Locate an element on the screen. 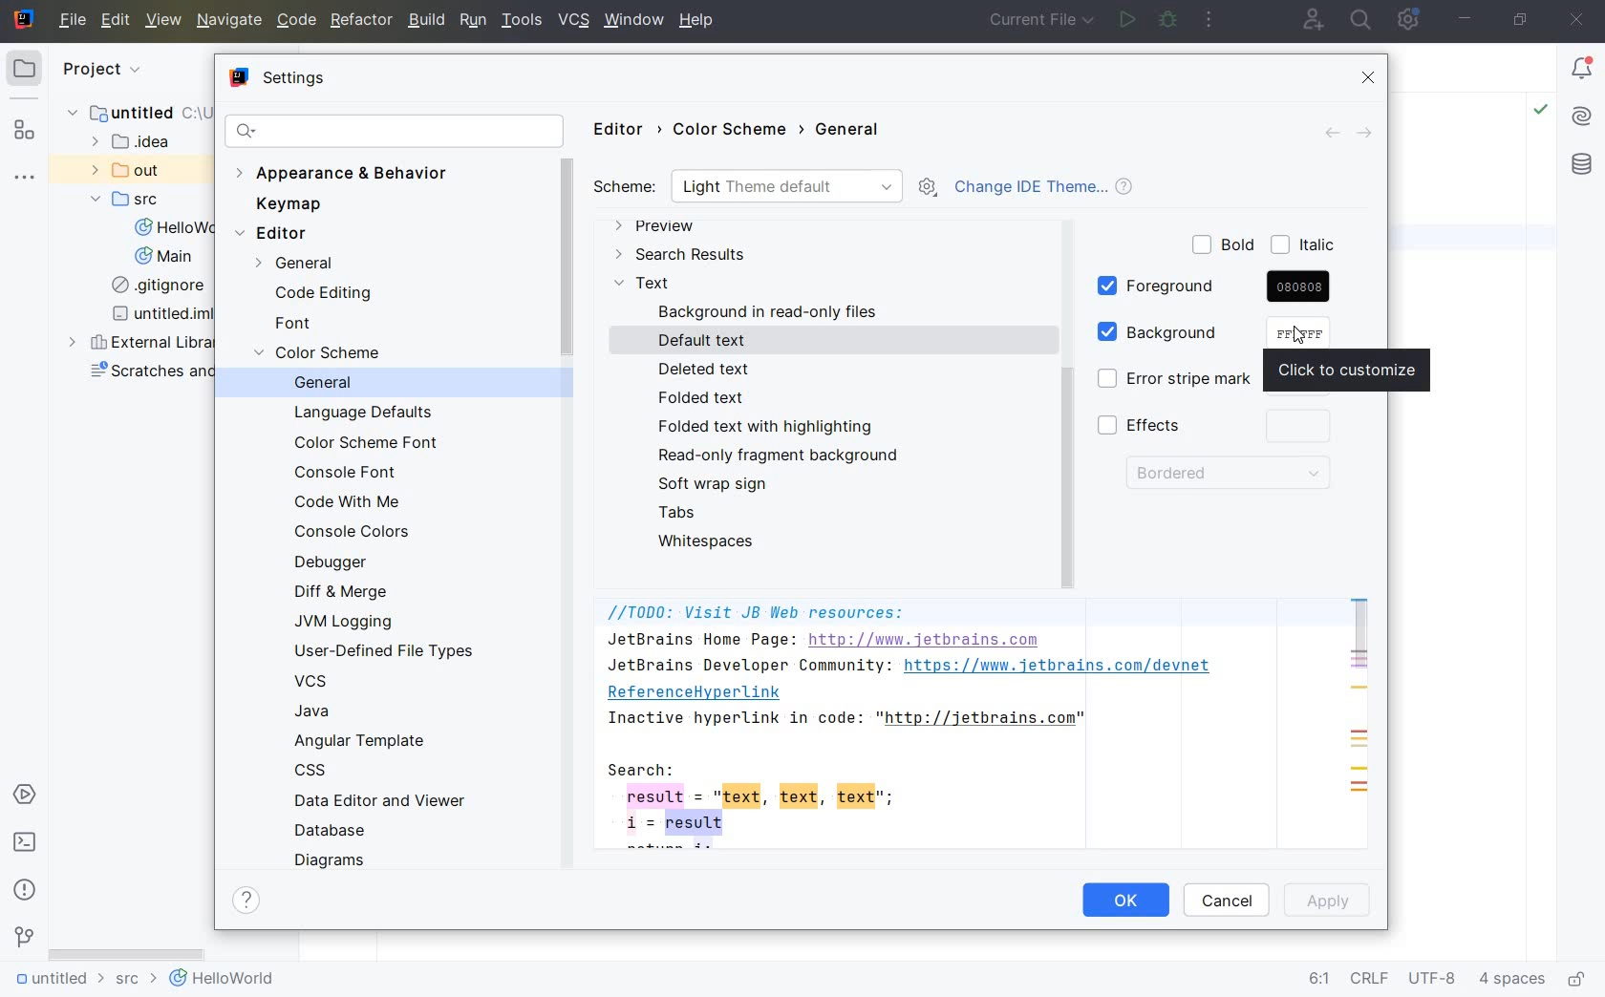 The height and width of the screenshot is (997, 1605). untitled is located at coordinates (55, 982).